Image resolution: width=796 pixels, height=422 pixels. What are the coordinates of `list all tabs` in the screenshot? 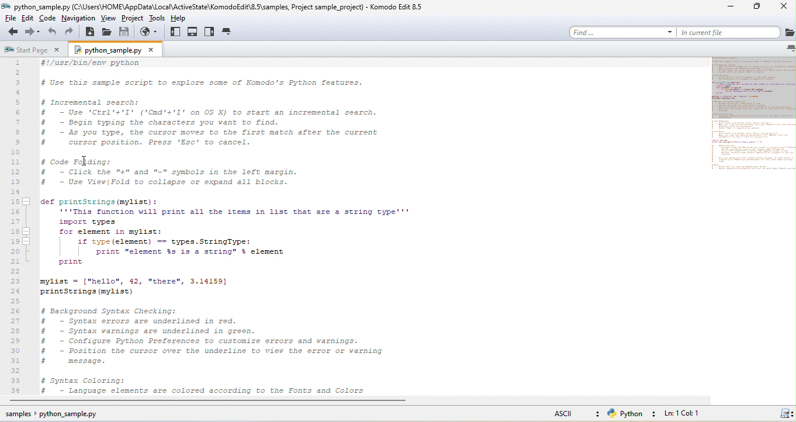 It's located at (788, 48).